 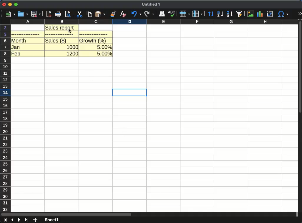 I want to click on 1200, so click(x=72, y=54).